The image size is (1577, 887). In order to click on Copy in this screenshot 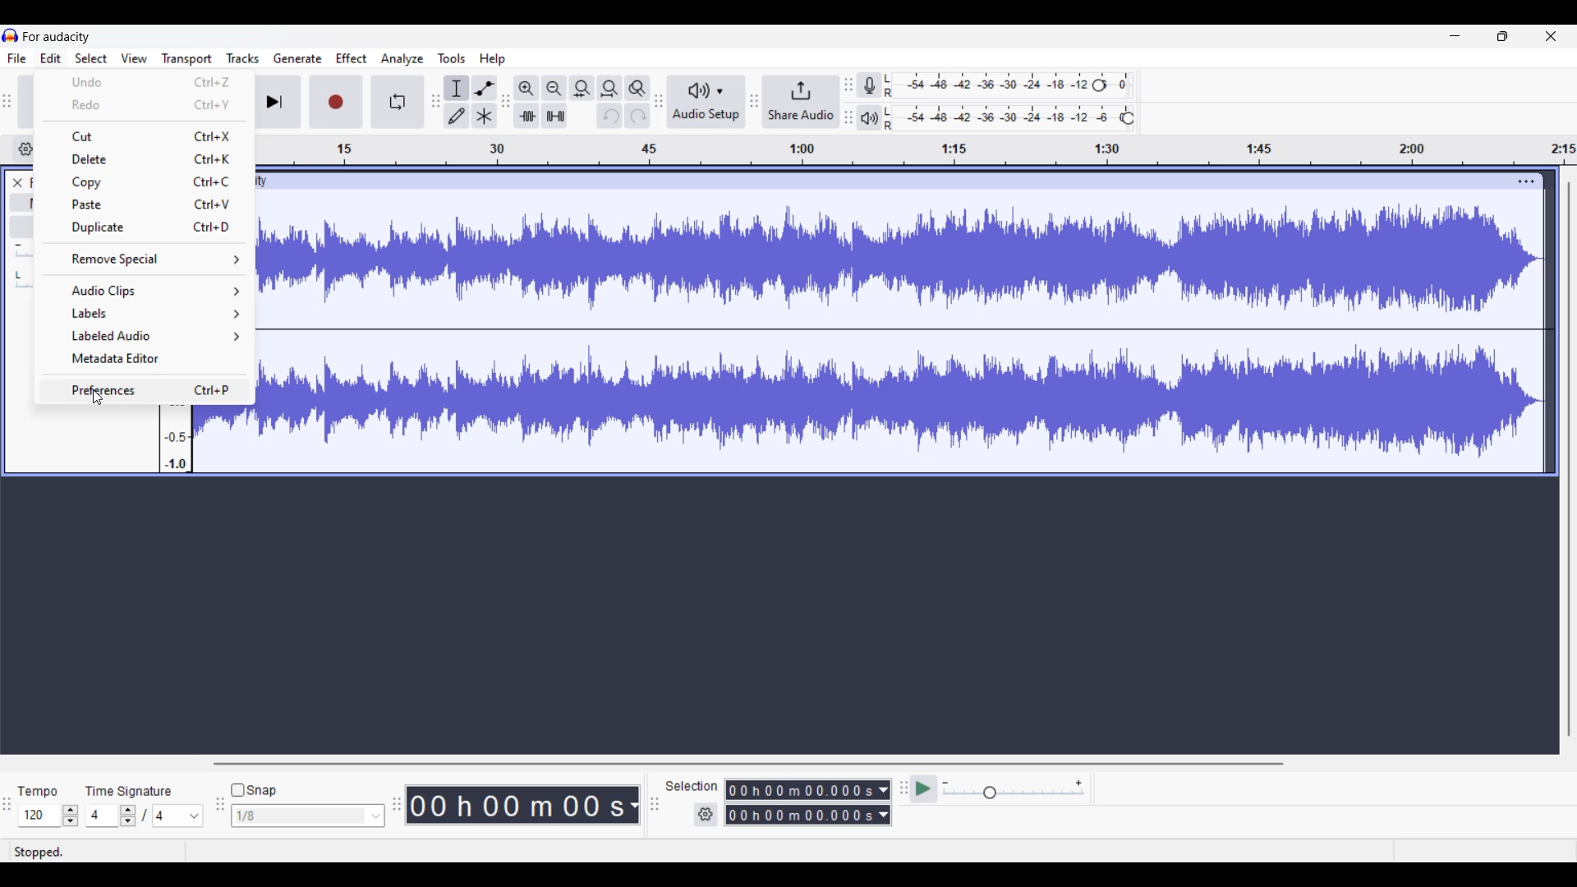, I will do `click(145, 183)`.